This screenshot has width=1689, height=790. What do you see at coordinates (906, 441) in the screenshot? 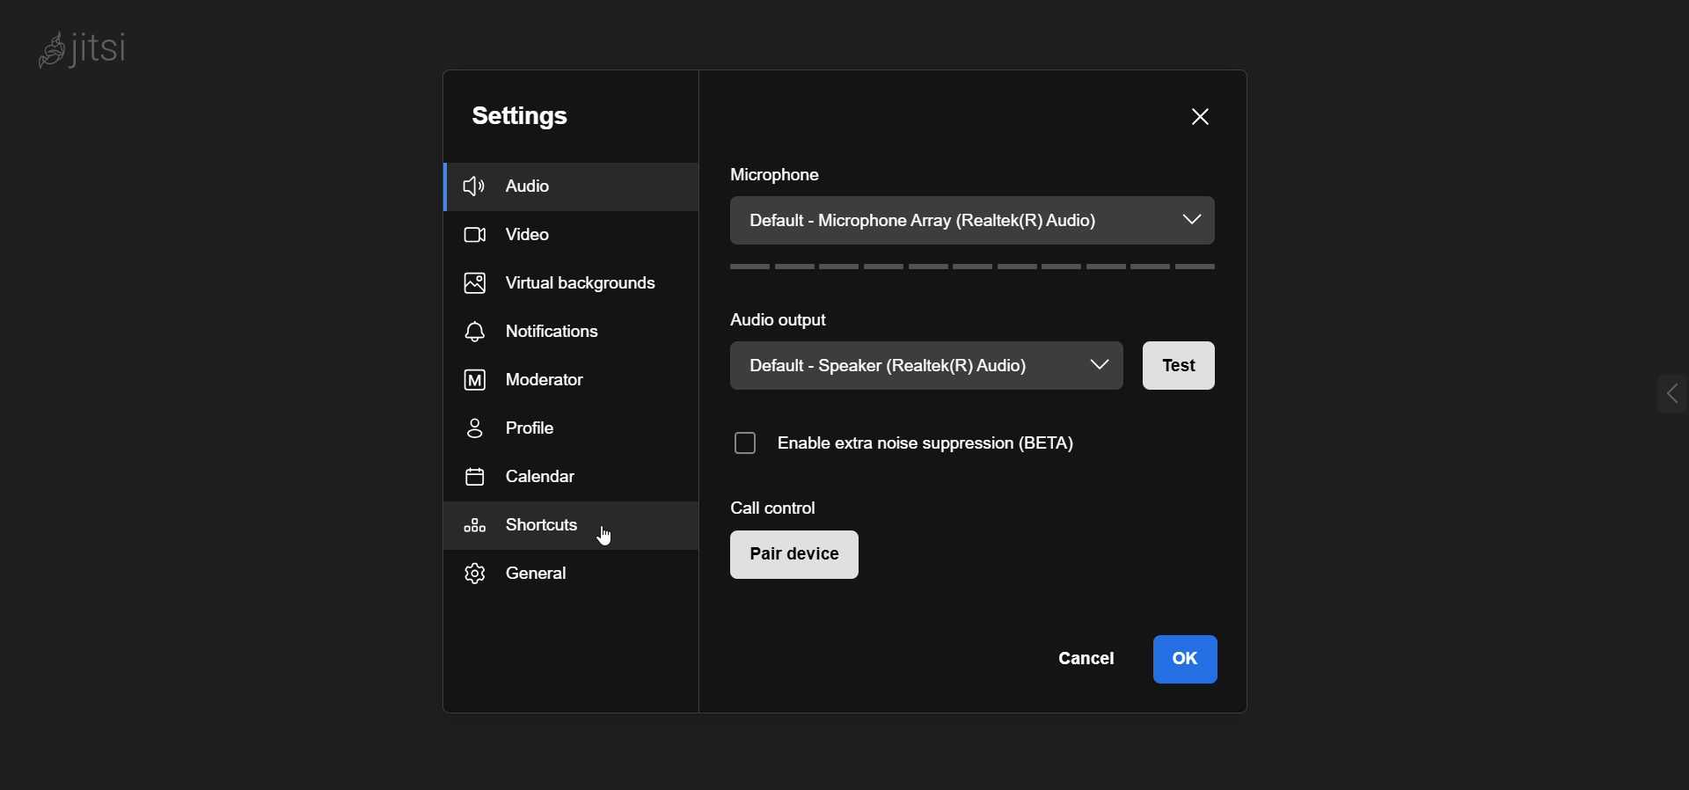
I see `O Enable extra noise suppression (BETA)` at bounding box center [906, 441].